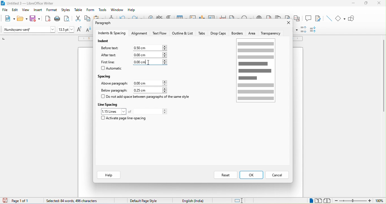  I want to click on page 1 of 1, so click(25, 201).